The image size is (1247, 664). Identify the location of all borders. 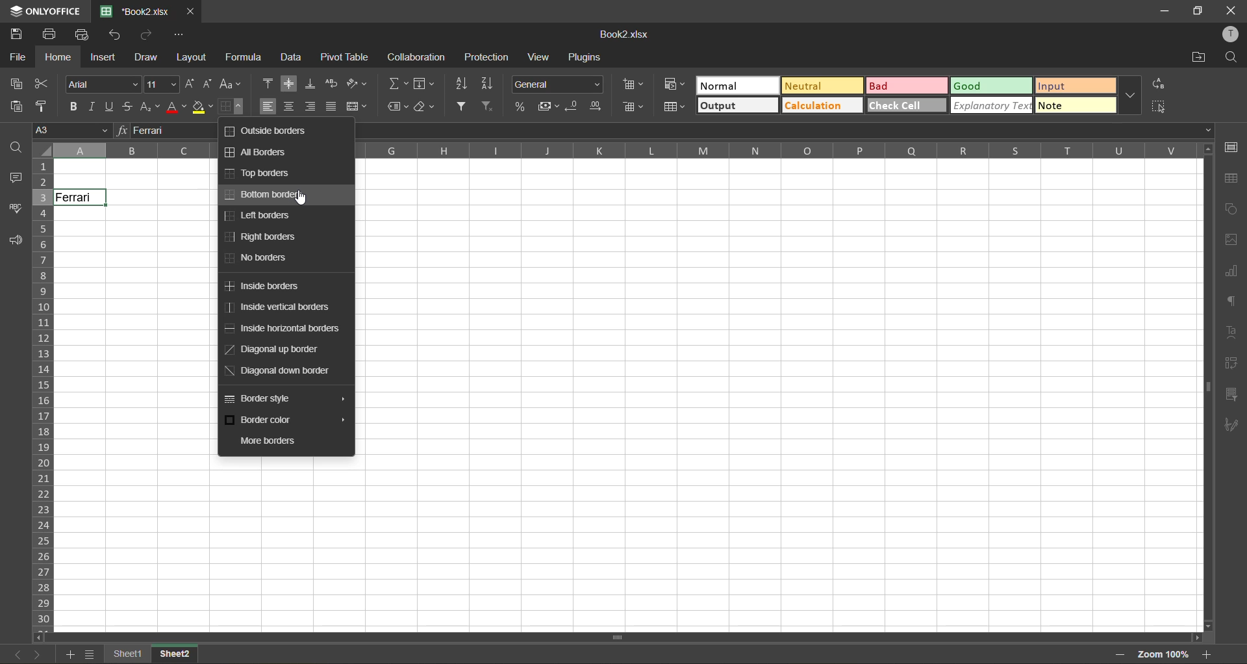
(260, 152).